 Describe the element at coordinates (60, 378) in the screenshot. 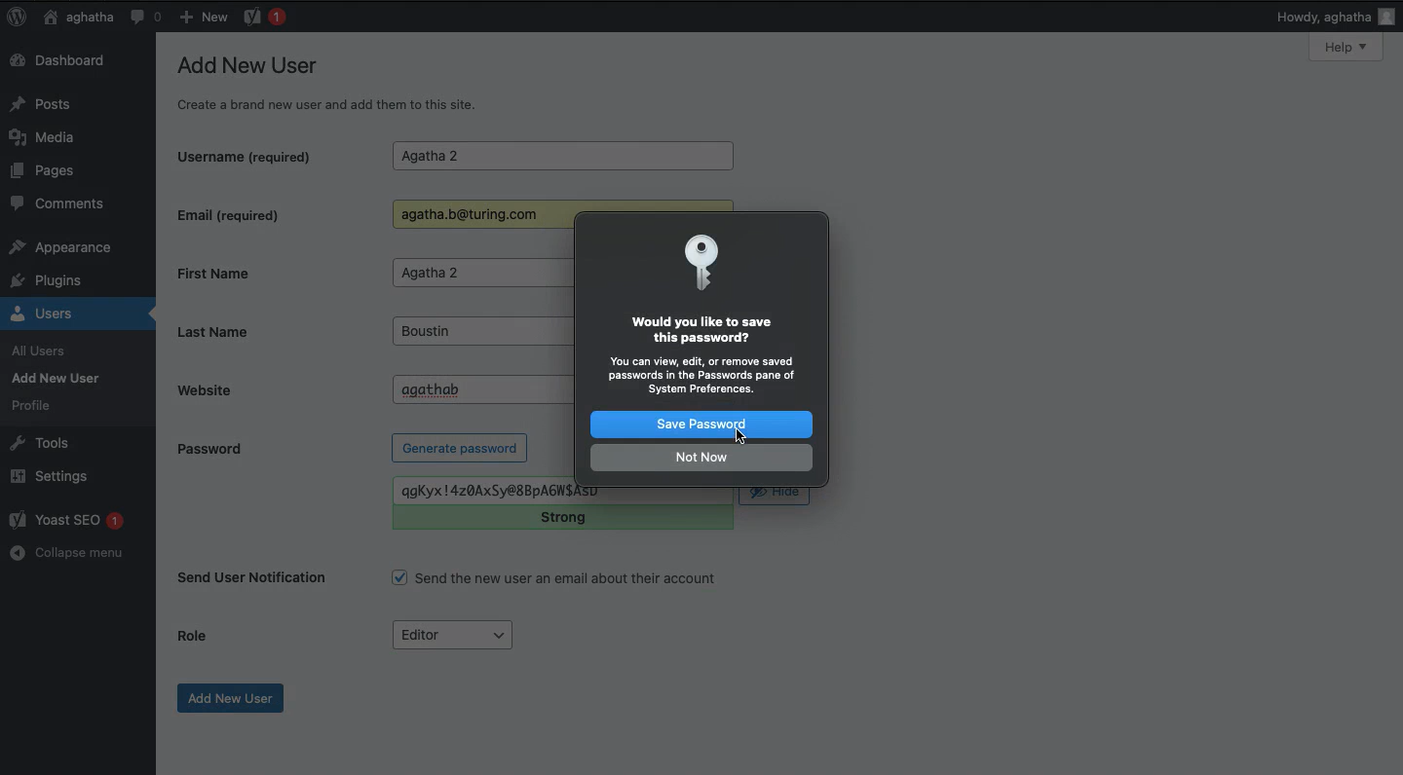

I see `Add New User` at that location.